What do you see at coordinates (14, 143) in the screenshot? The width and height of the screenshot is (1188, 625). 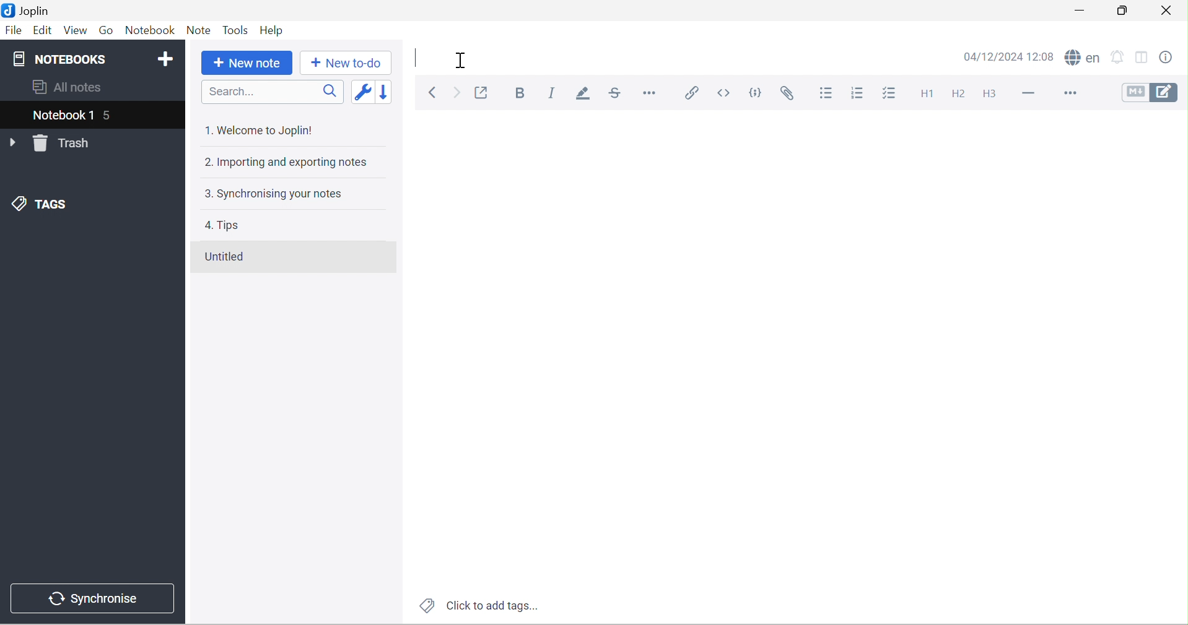 I see `Drop Down` at bounding box center [14, 143].